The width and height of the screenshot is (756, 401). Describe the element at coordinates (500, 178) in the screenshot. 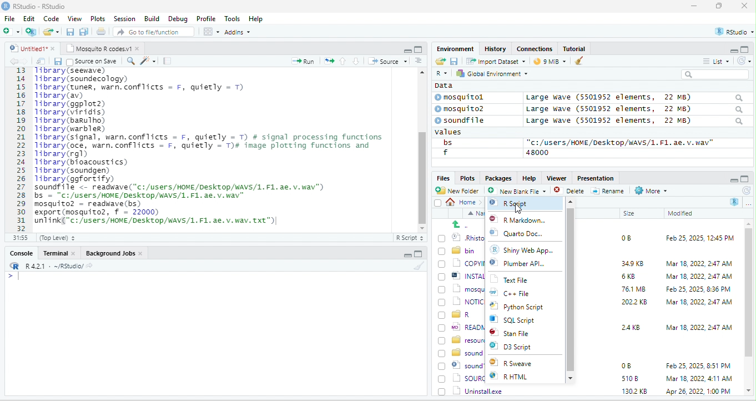

I see `Packages` at that location.